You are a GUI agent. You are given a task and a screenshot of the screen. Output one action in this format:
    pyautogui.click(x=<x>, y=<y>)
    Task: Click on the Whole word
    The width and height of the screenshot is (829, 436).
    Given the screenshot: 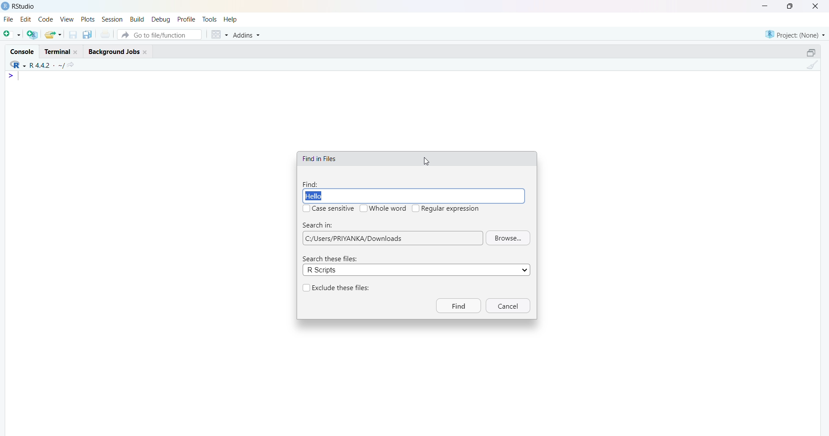 What is the action you would take?
    pyautogui.click(x=389, y=209)
    